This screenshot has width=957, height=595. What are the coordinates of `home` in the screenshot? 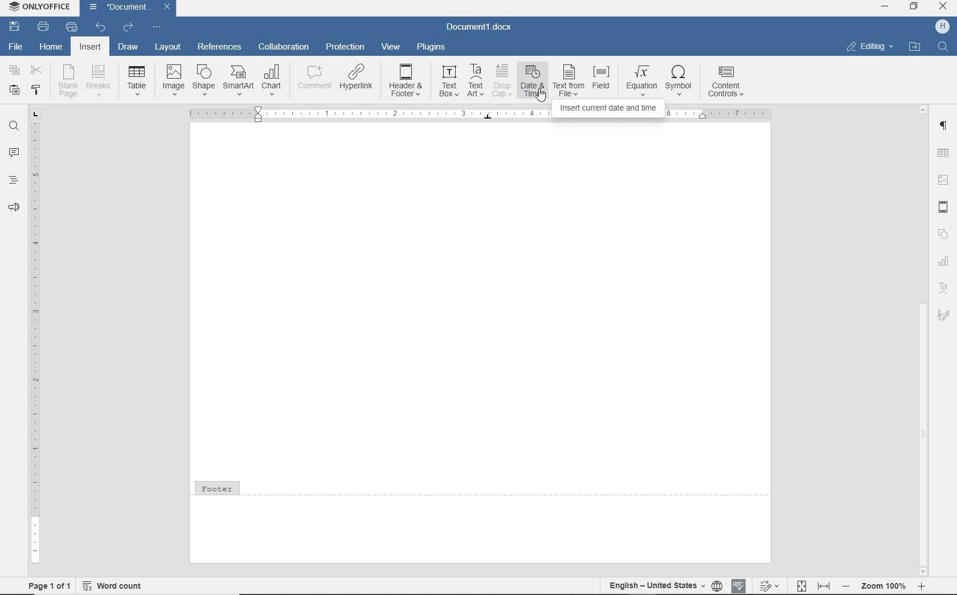 It's located at (51, 48).